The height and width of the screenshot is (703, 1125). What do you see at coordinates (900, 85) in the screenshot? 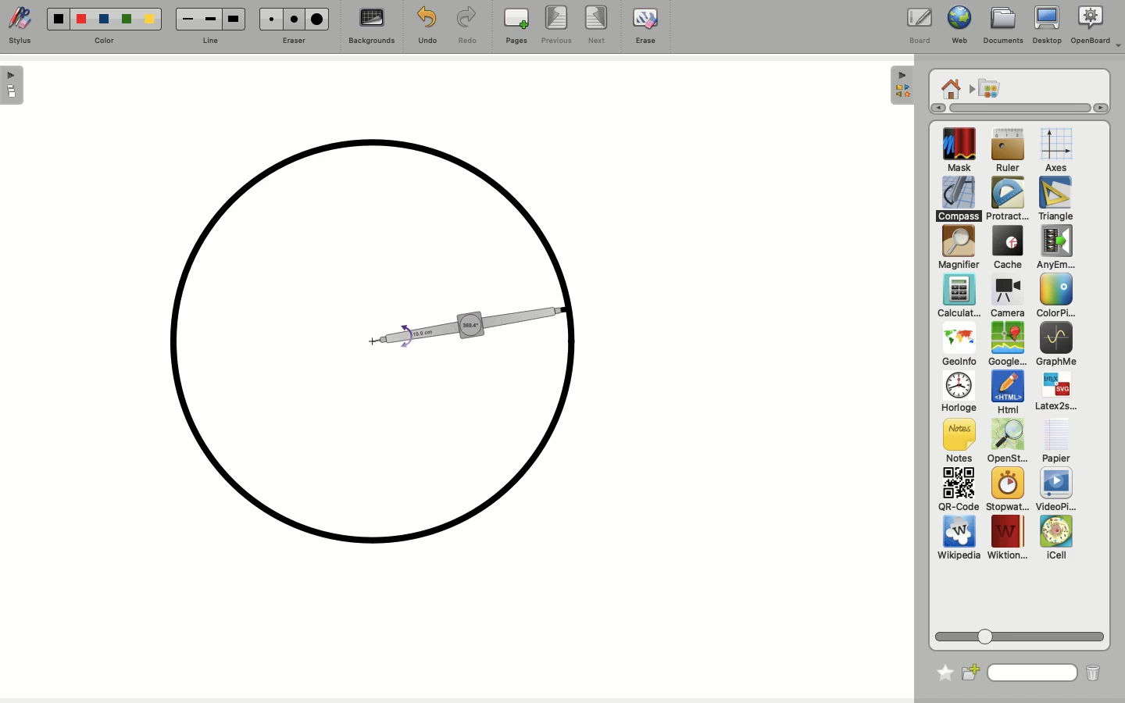
I see `hide sidebar` at bounding box center [900, 85].